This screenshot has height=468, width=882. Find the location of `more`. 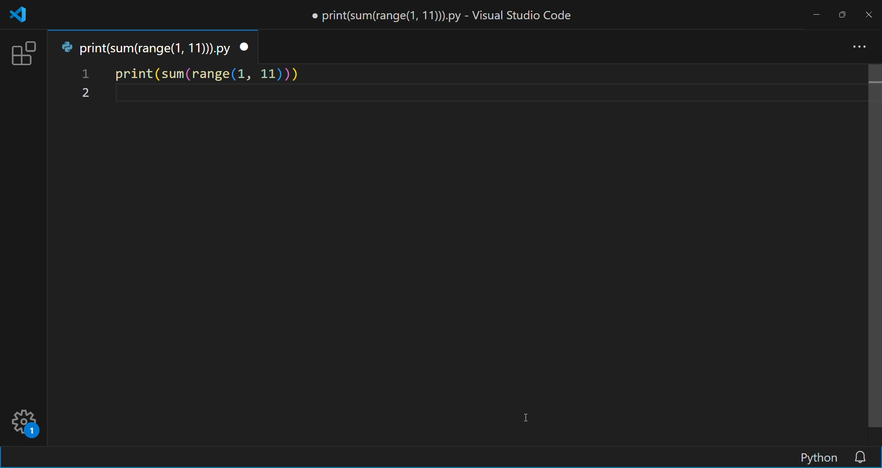

more is located at coordinates (860, 48).